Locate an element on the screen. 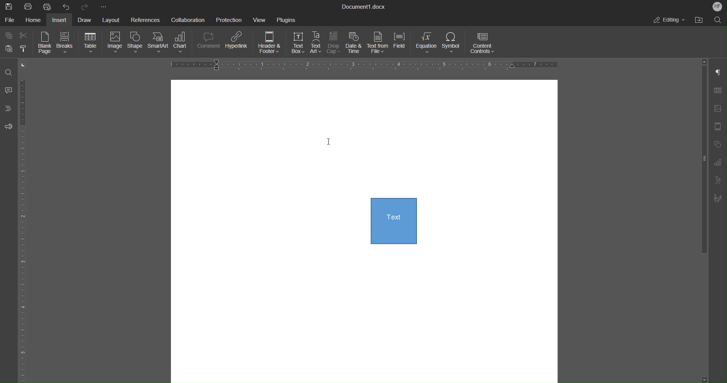 This screenshot has width=727, height=383. References is located at coordinates (145, 19).